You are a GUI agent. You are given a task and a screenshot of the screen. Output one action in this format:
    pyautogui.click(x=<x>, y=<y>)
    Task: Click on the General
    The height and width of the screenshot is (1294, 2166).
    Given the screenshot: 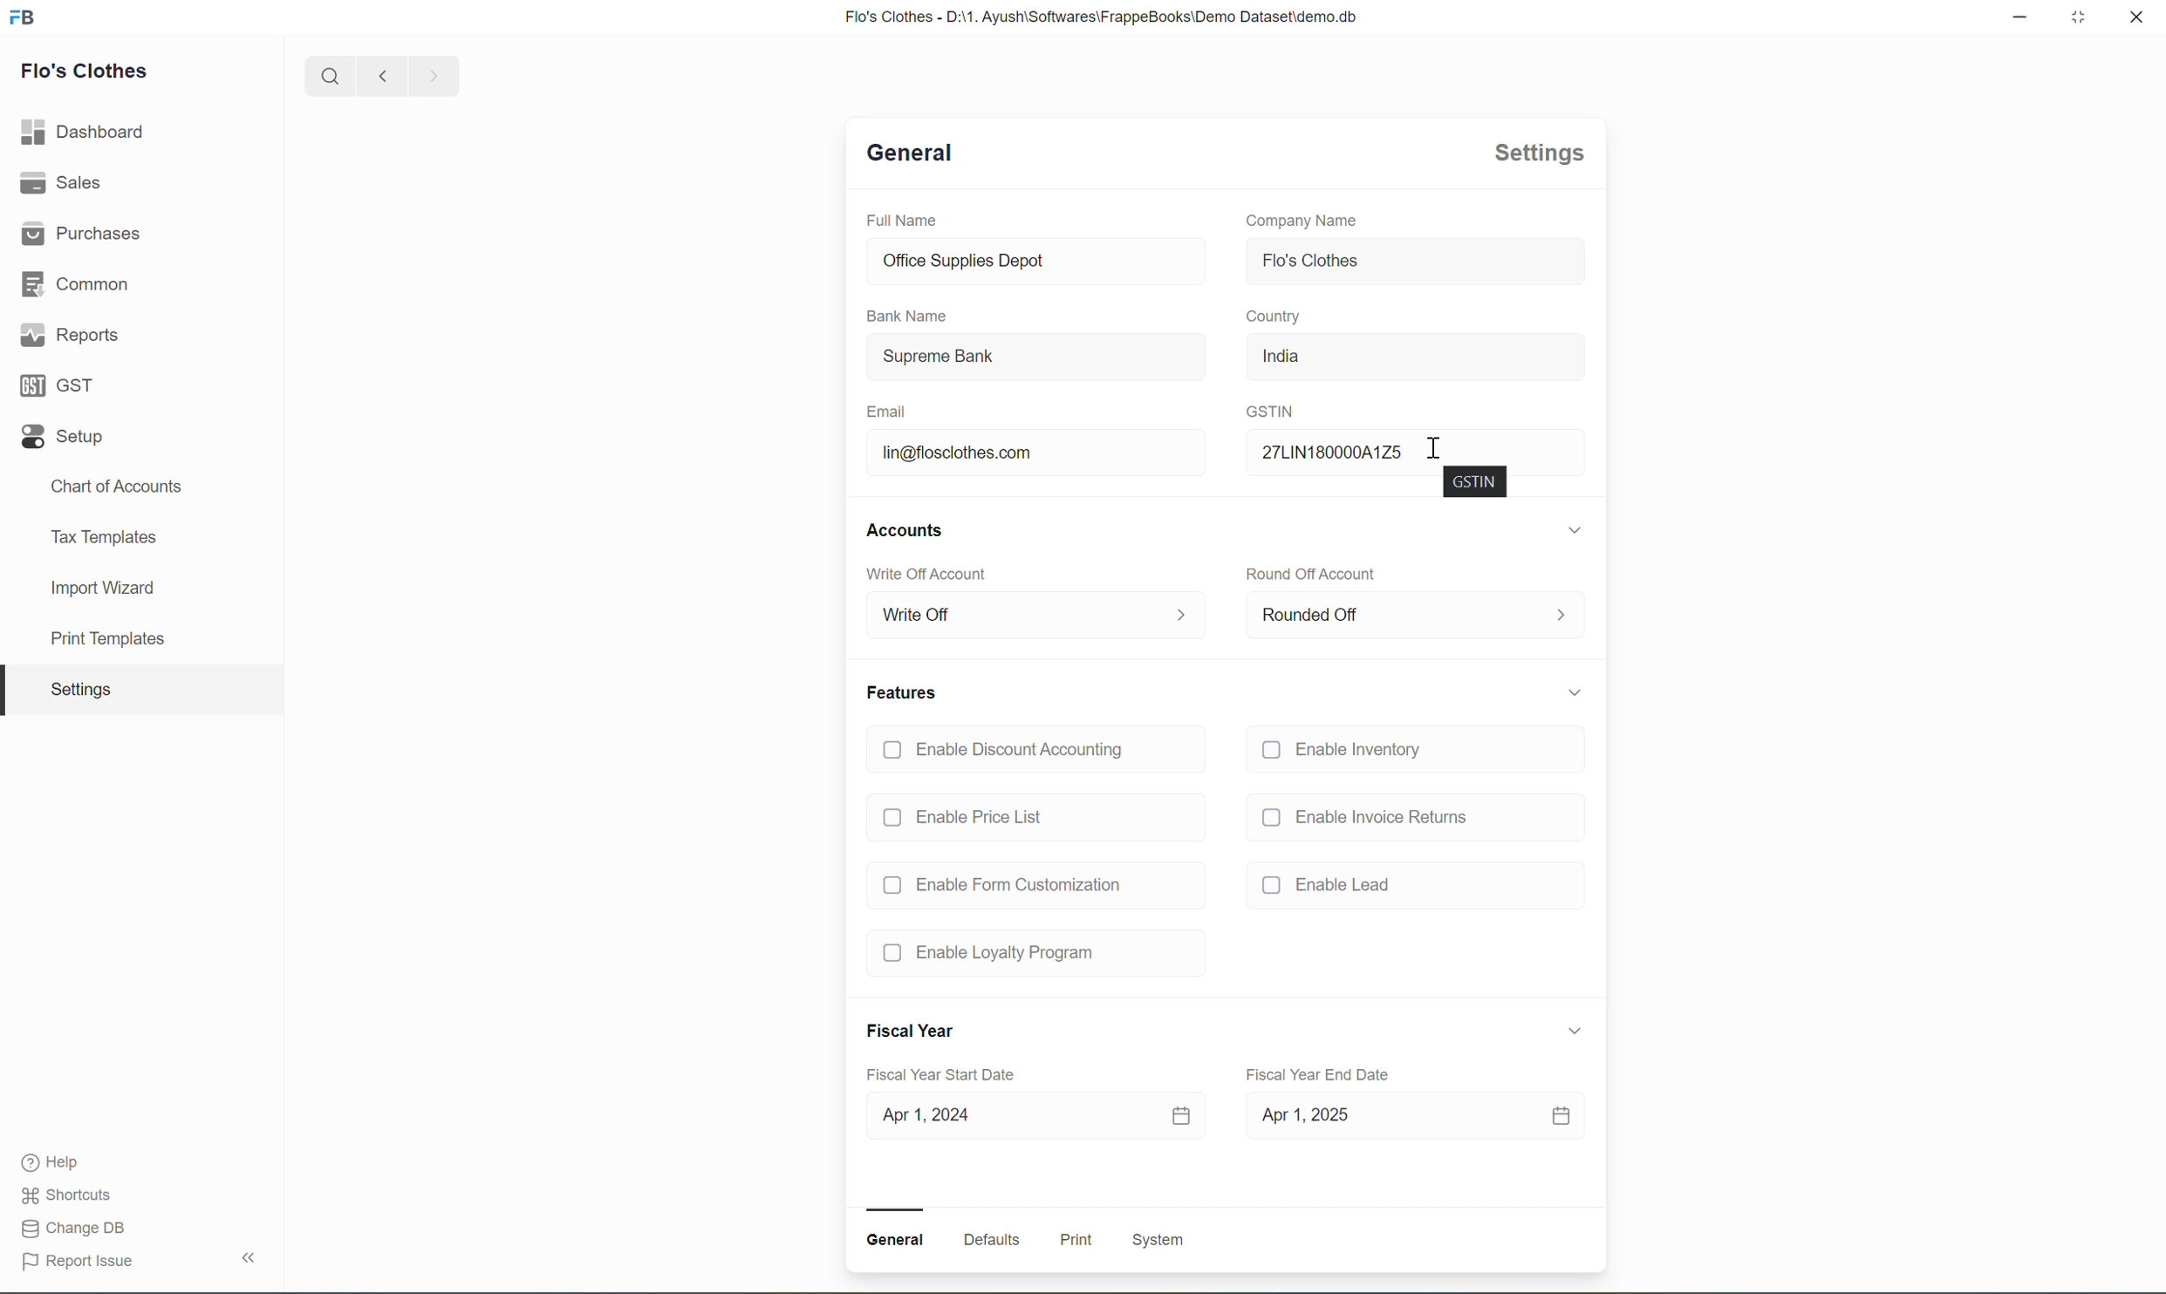 What is the action you would take?
    pyautogui.click(x=895, y=1240)
    